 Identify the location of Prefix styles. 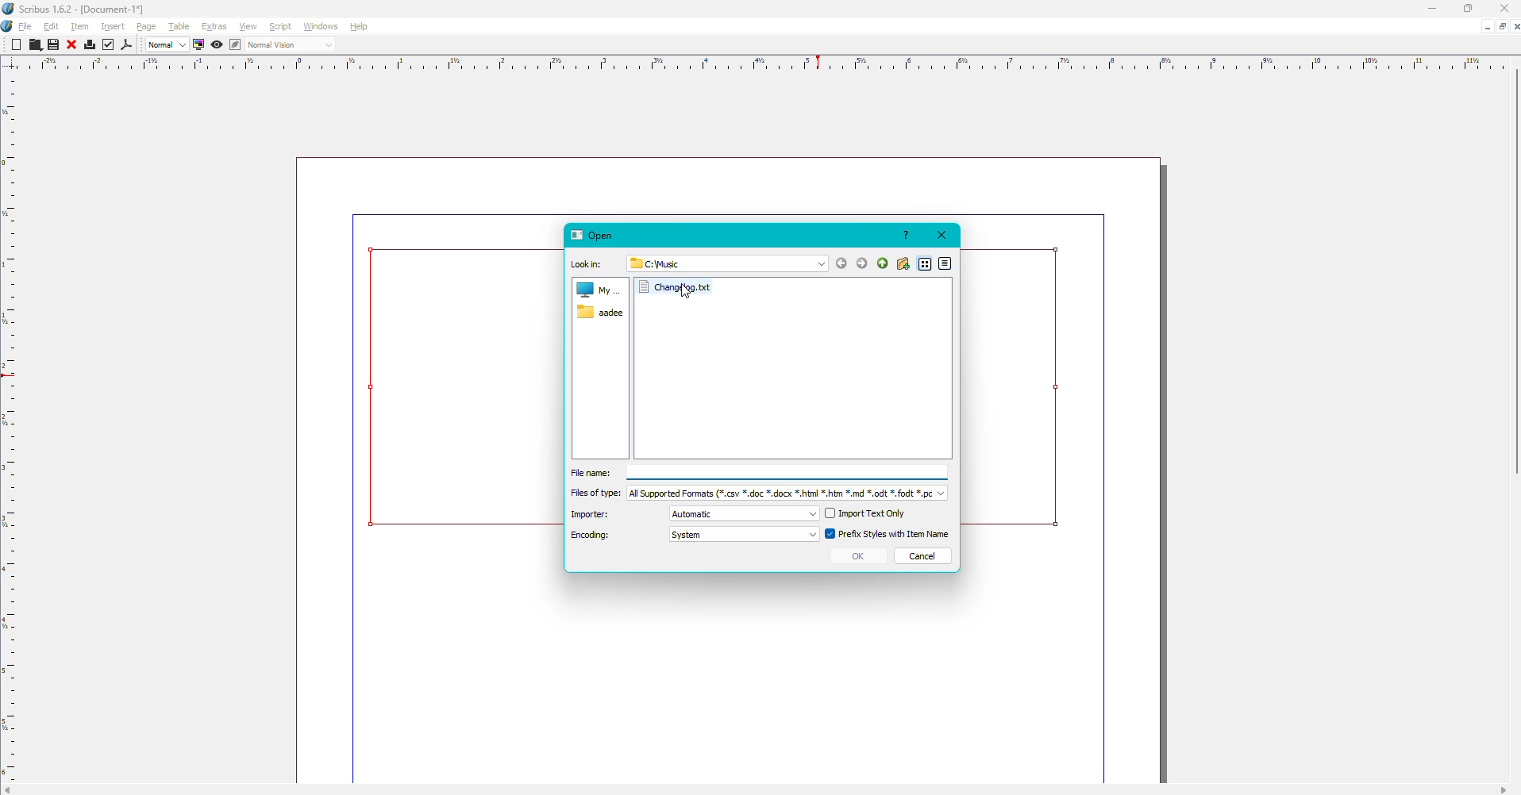
(889, 533).